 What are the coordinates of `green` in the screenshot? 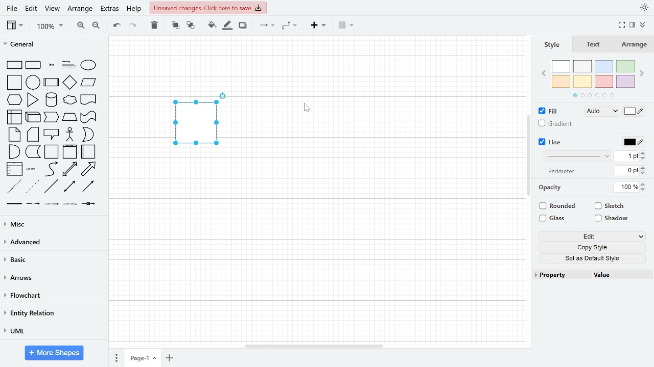 It's located at (625, 67).